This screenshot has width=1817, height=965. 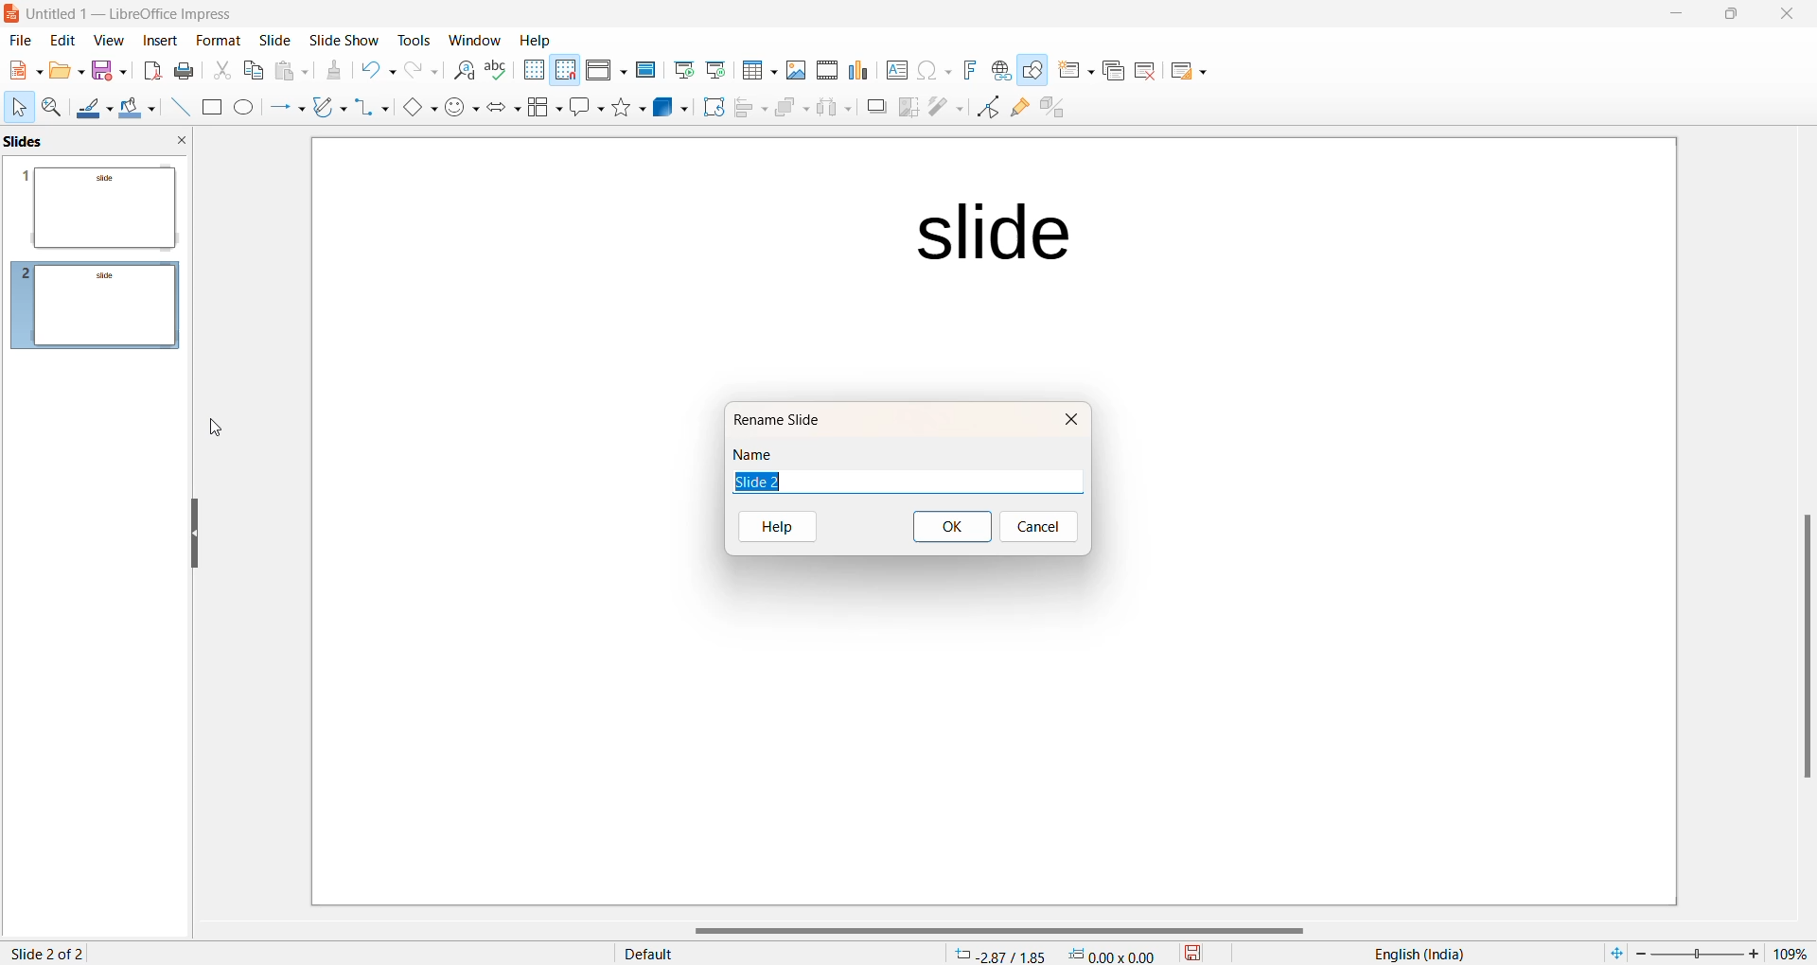 What do you see at coordinates (788, 525) in the screenshot?
I see `help` at bounding box center [788, 525].